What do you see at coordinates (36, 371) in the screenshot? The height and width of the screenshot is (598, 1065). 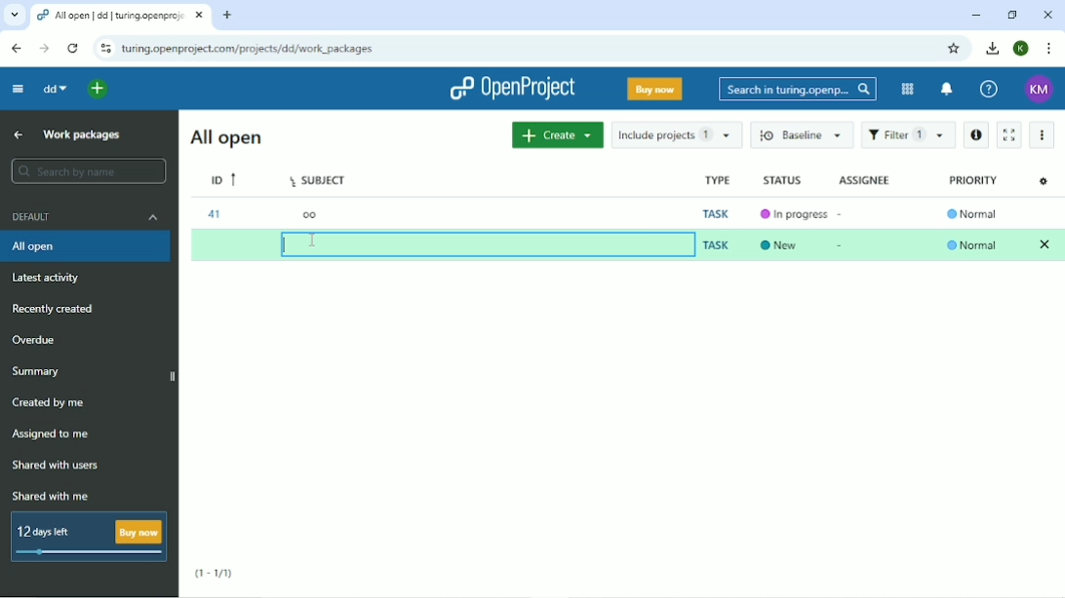 I see `Summary` at bounding box center [36, 371].